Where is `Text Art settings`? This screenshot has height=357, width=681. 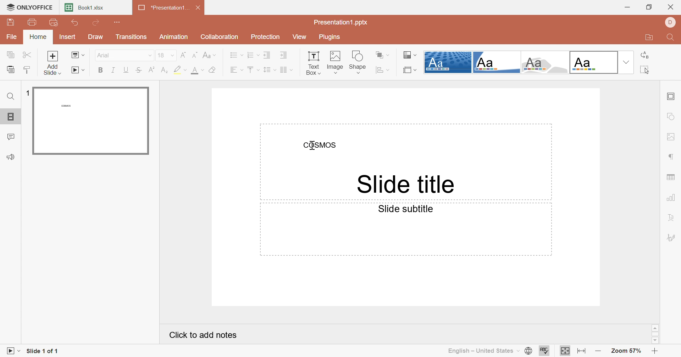 Text Art settings is located at coordinates (672, 217).